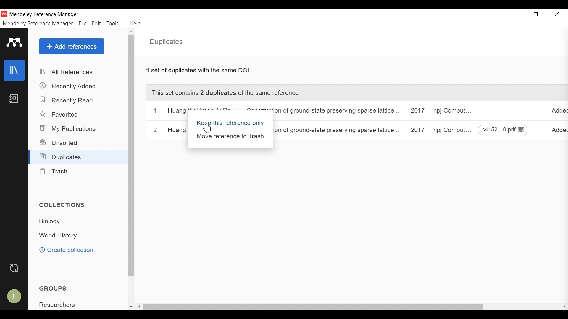 The height and width of the screenshot is (319, 568). What do you see at coordinates (132, 32) in the screenshot?
I see `Scroll up` at bounding box center [132, 32].